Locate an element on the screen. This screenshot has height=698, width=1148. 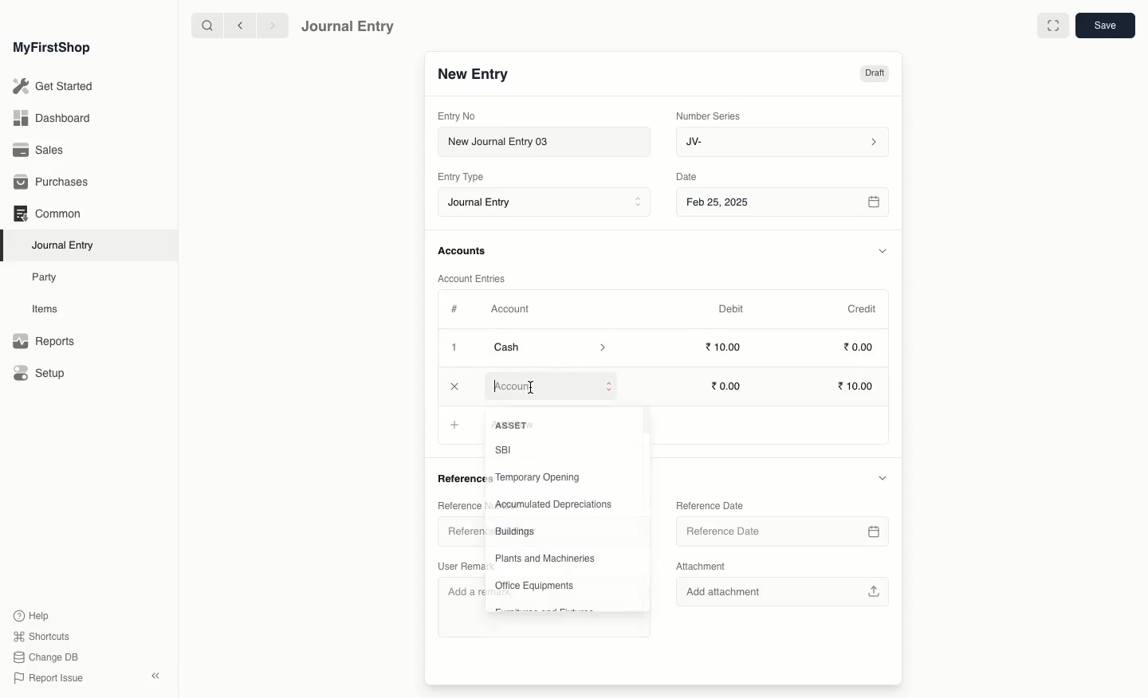
Hide is located at coordinates (883, 251).